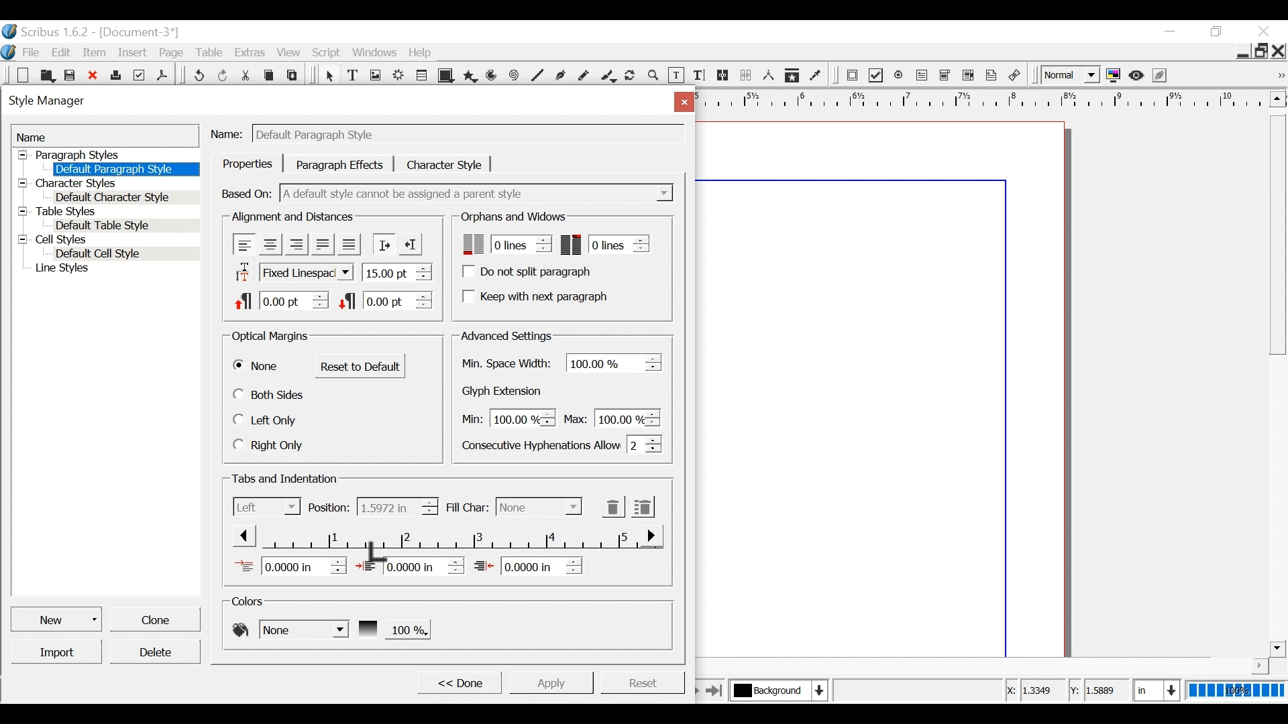 The width and height of the screenshot is (1288, 724). I want to click on Ensure that the last line of the paragraph wont end up sepaerated, so click(606, 244).